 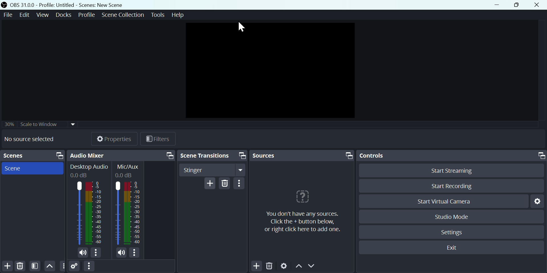 I want to click on Up, so click(x=50, y=266).